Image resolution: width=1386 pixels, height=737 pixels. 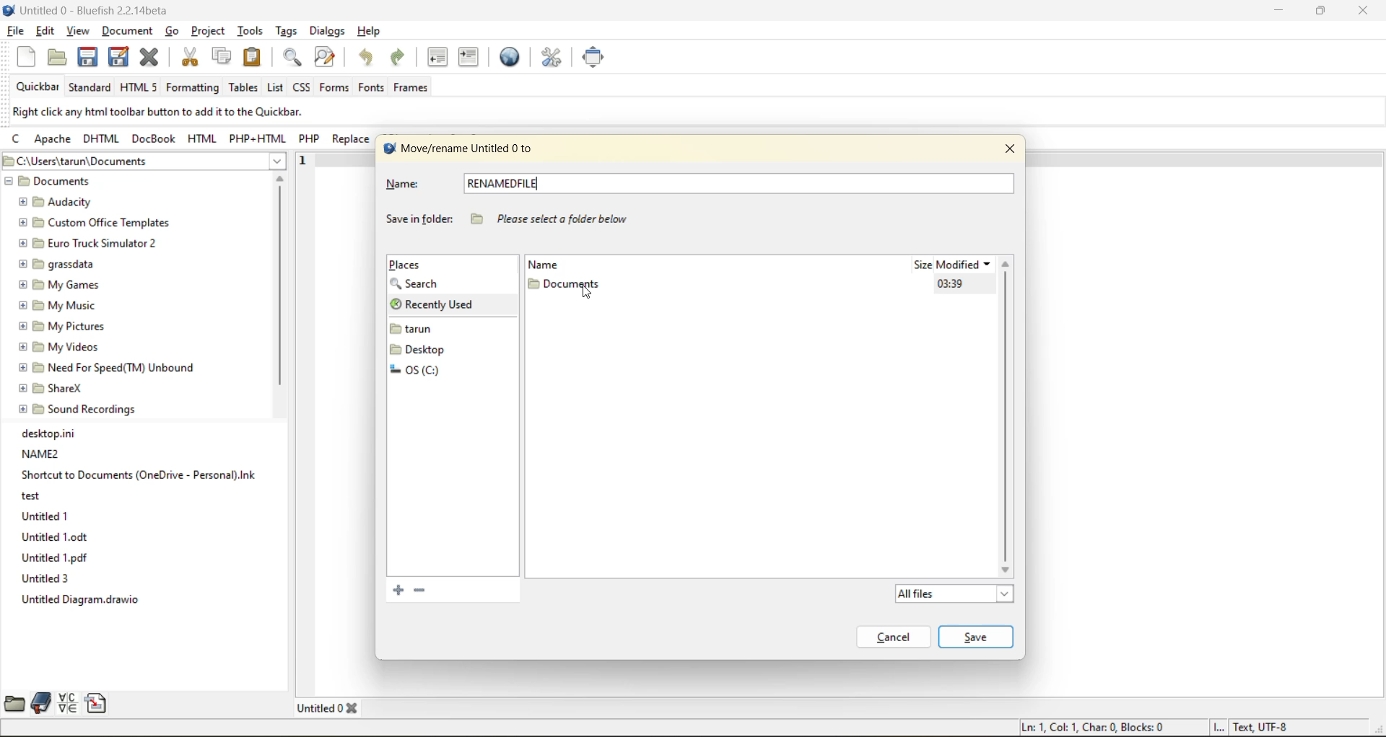 I want to click on frames, so click(x=418, y=89).